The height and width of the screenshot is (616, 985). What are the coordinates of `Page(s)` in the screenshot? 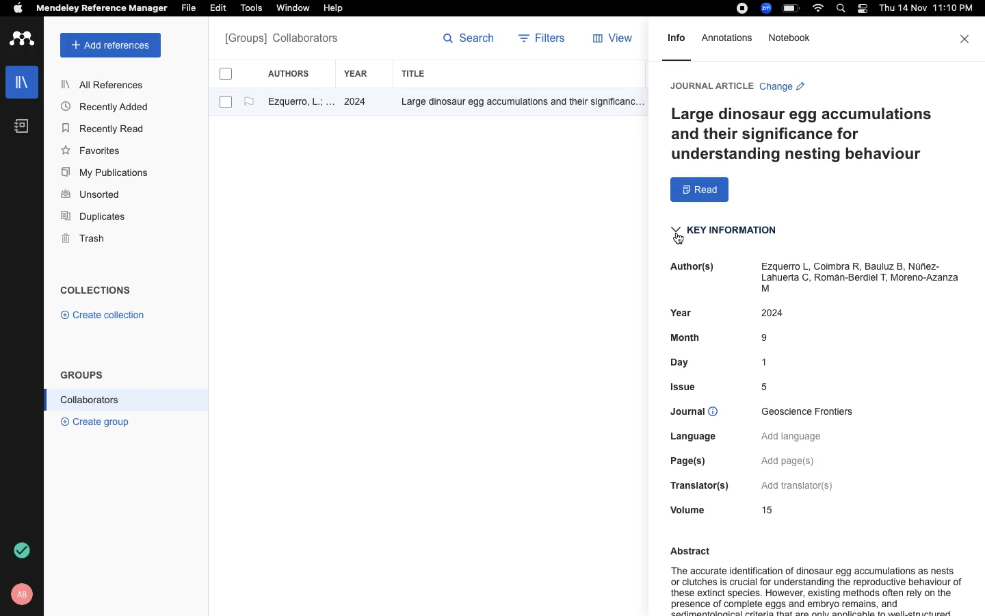 It's located at (696, 461).